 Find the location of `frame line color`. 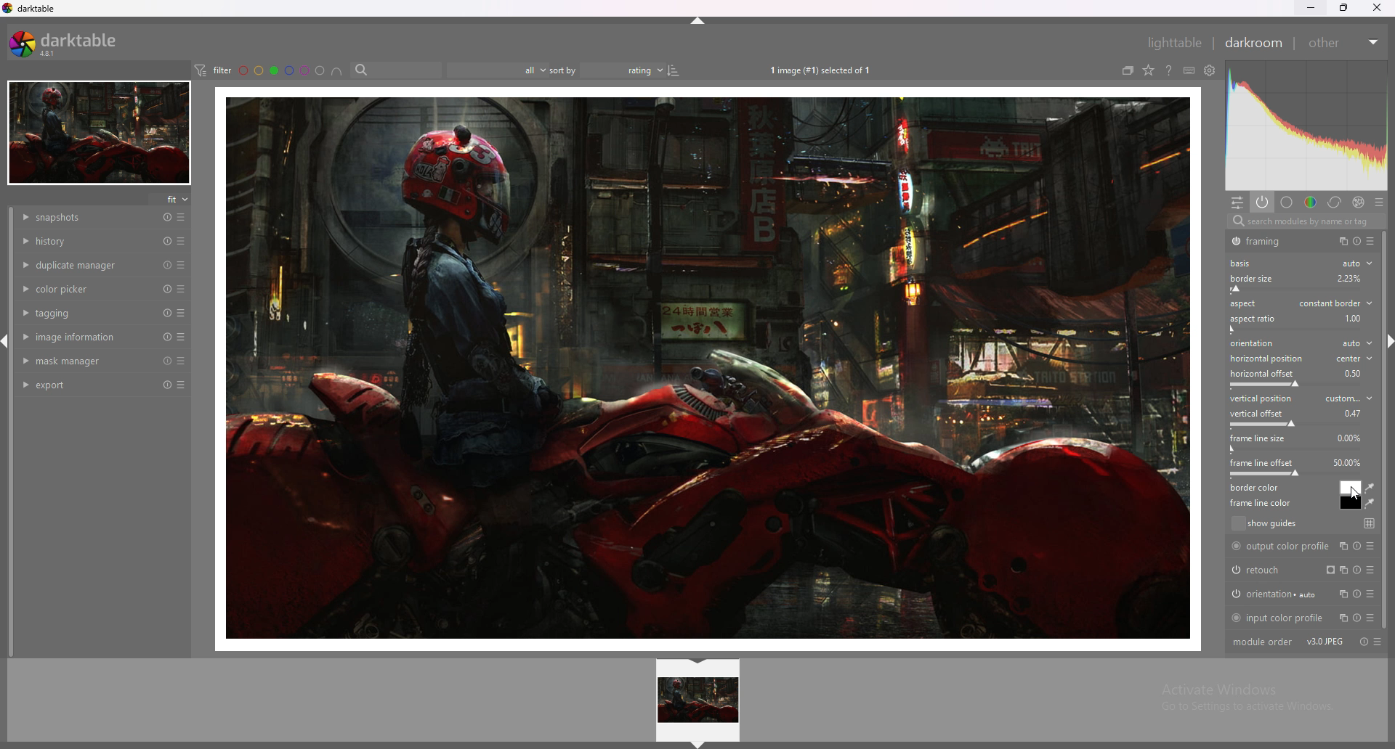

frame line color is located at coordinates (1263, 503).